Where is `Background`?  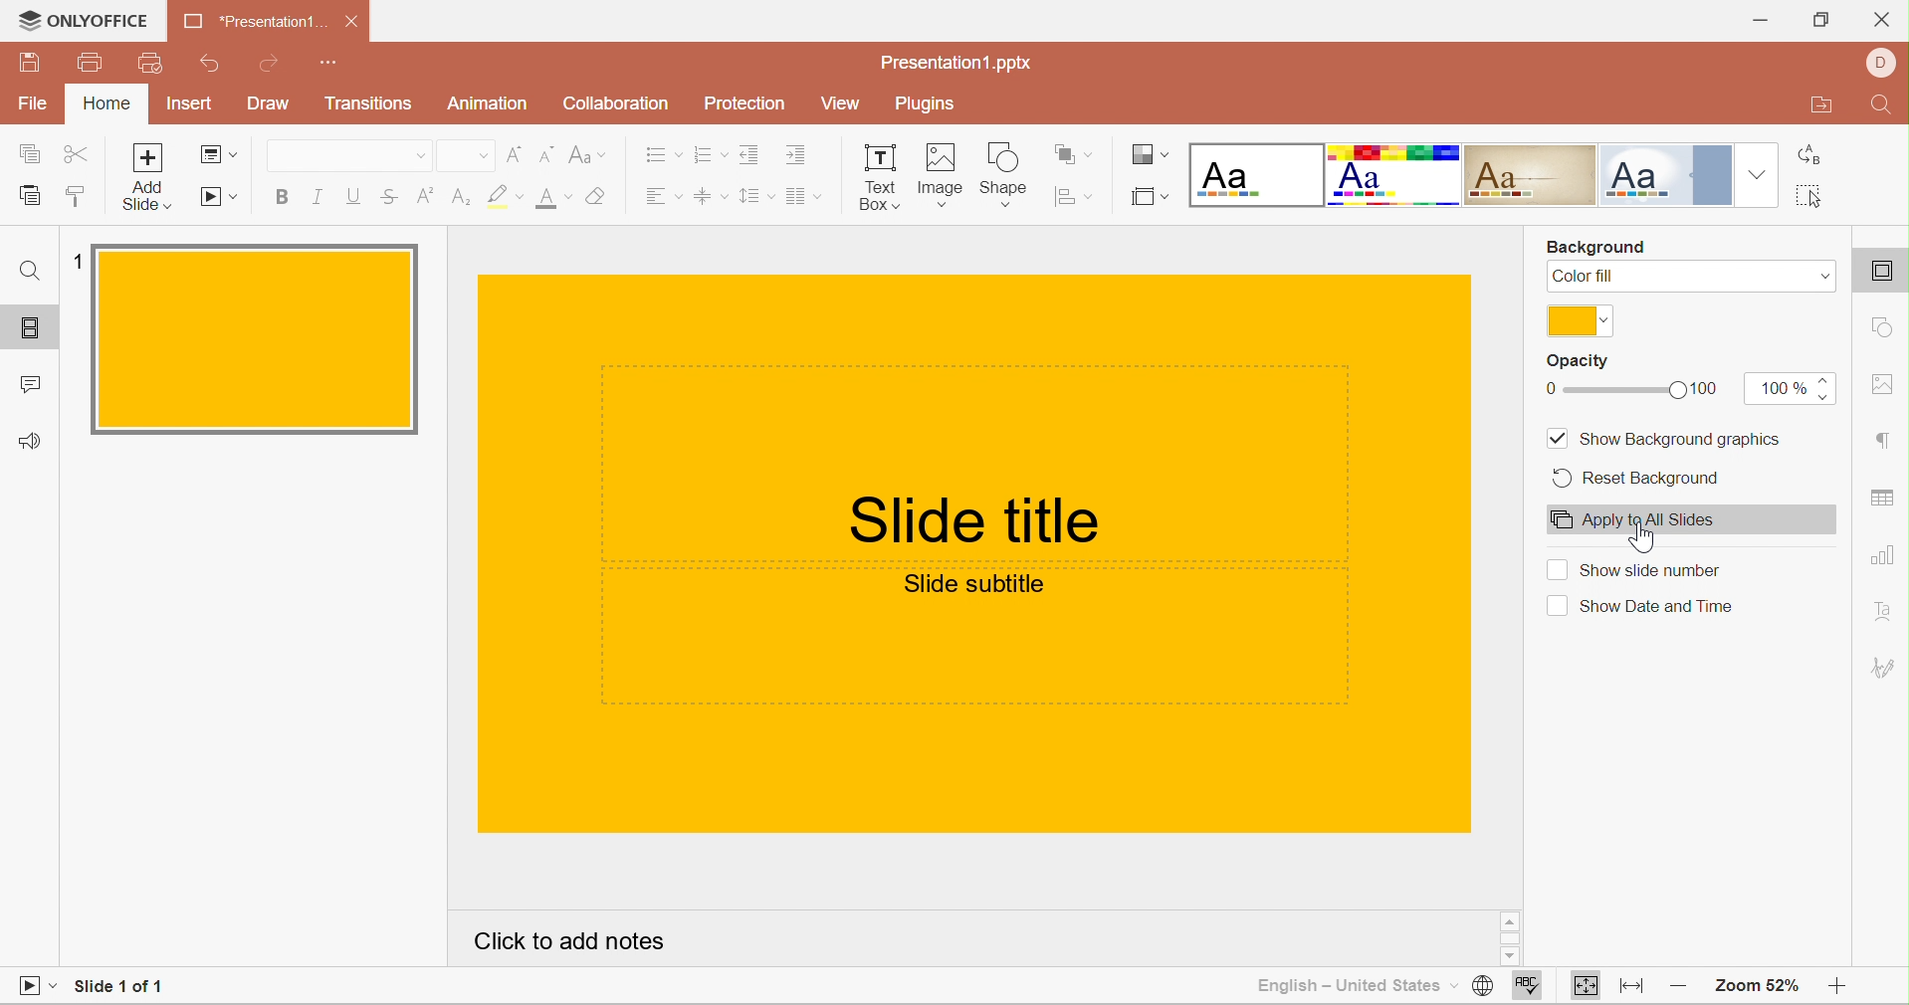
Background is located at coordinates (1598, 249).